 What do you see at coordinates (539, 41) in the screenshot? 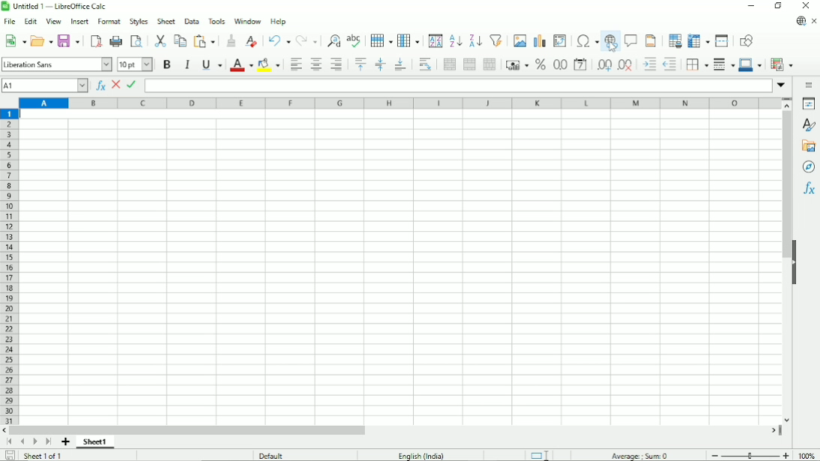
I see `Insert chart` at bounding box center [539, 41].